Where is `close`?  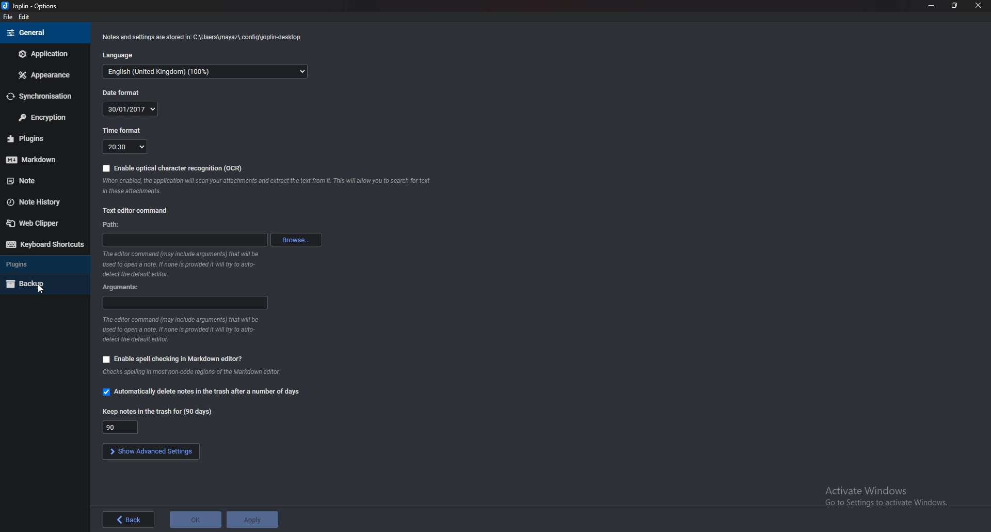
close is located at coordinates (977, 8).